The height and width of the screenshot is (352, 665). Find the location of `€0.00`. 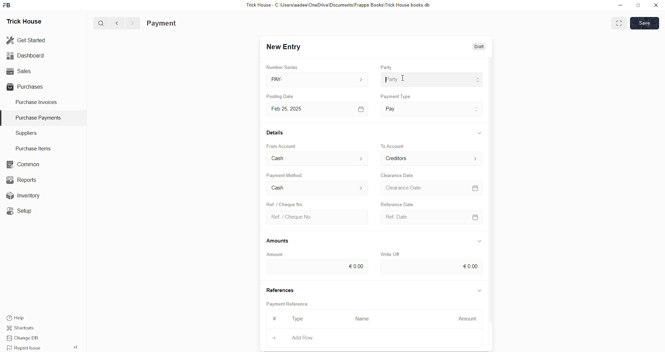

€0.00 is located at coordinates (356, 265).